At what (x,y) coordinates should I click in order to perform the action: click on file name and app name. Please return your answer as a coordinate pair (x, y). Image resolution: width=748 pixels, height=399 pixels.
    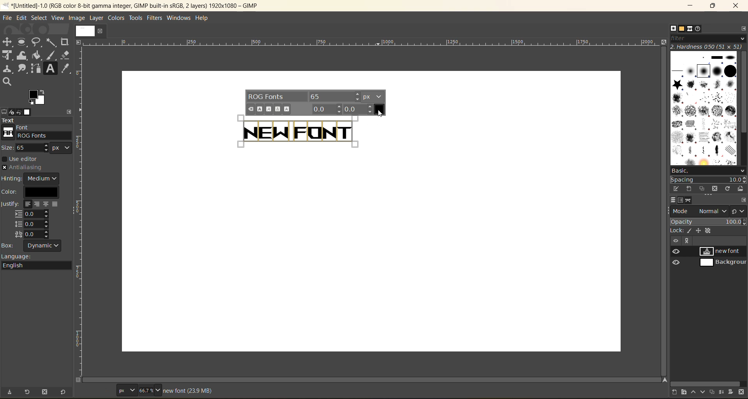
    Looking at the image, I should click on (139, 5).